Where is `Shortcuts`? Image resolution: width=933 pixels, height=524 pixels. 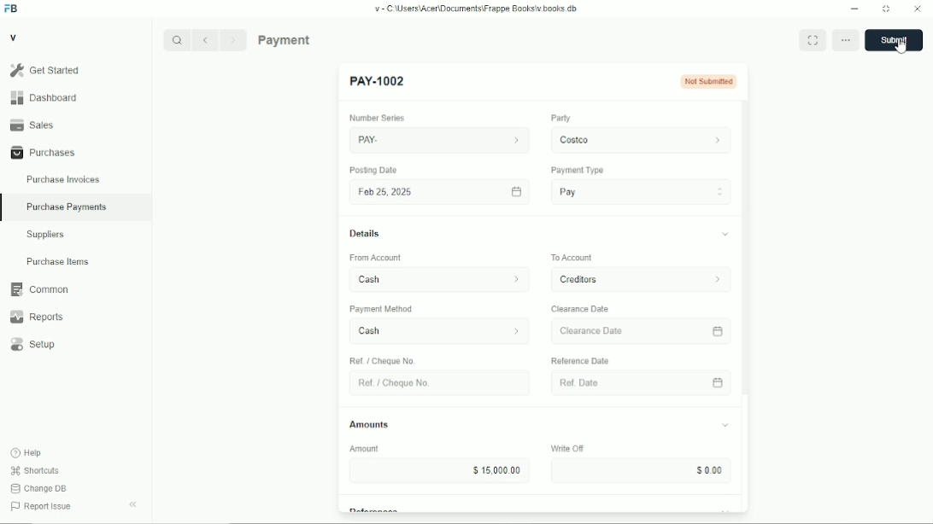 Shortcuts is located at coordinates (35, 471).